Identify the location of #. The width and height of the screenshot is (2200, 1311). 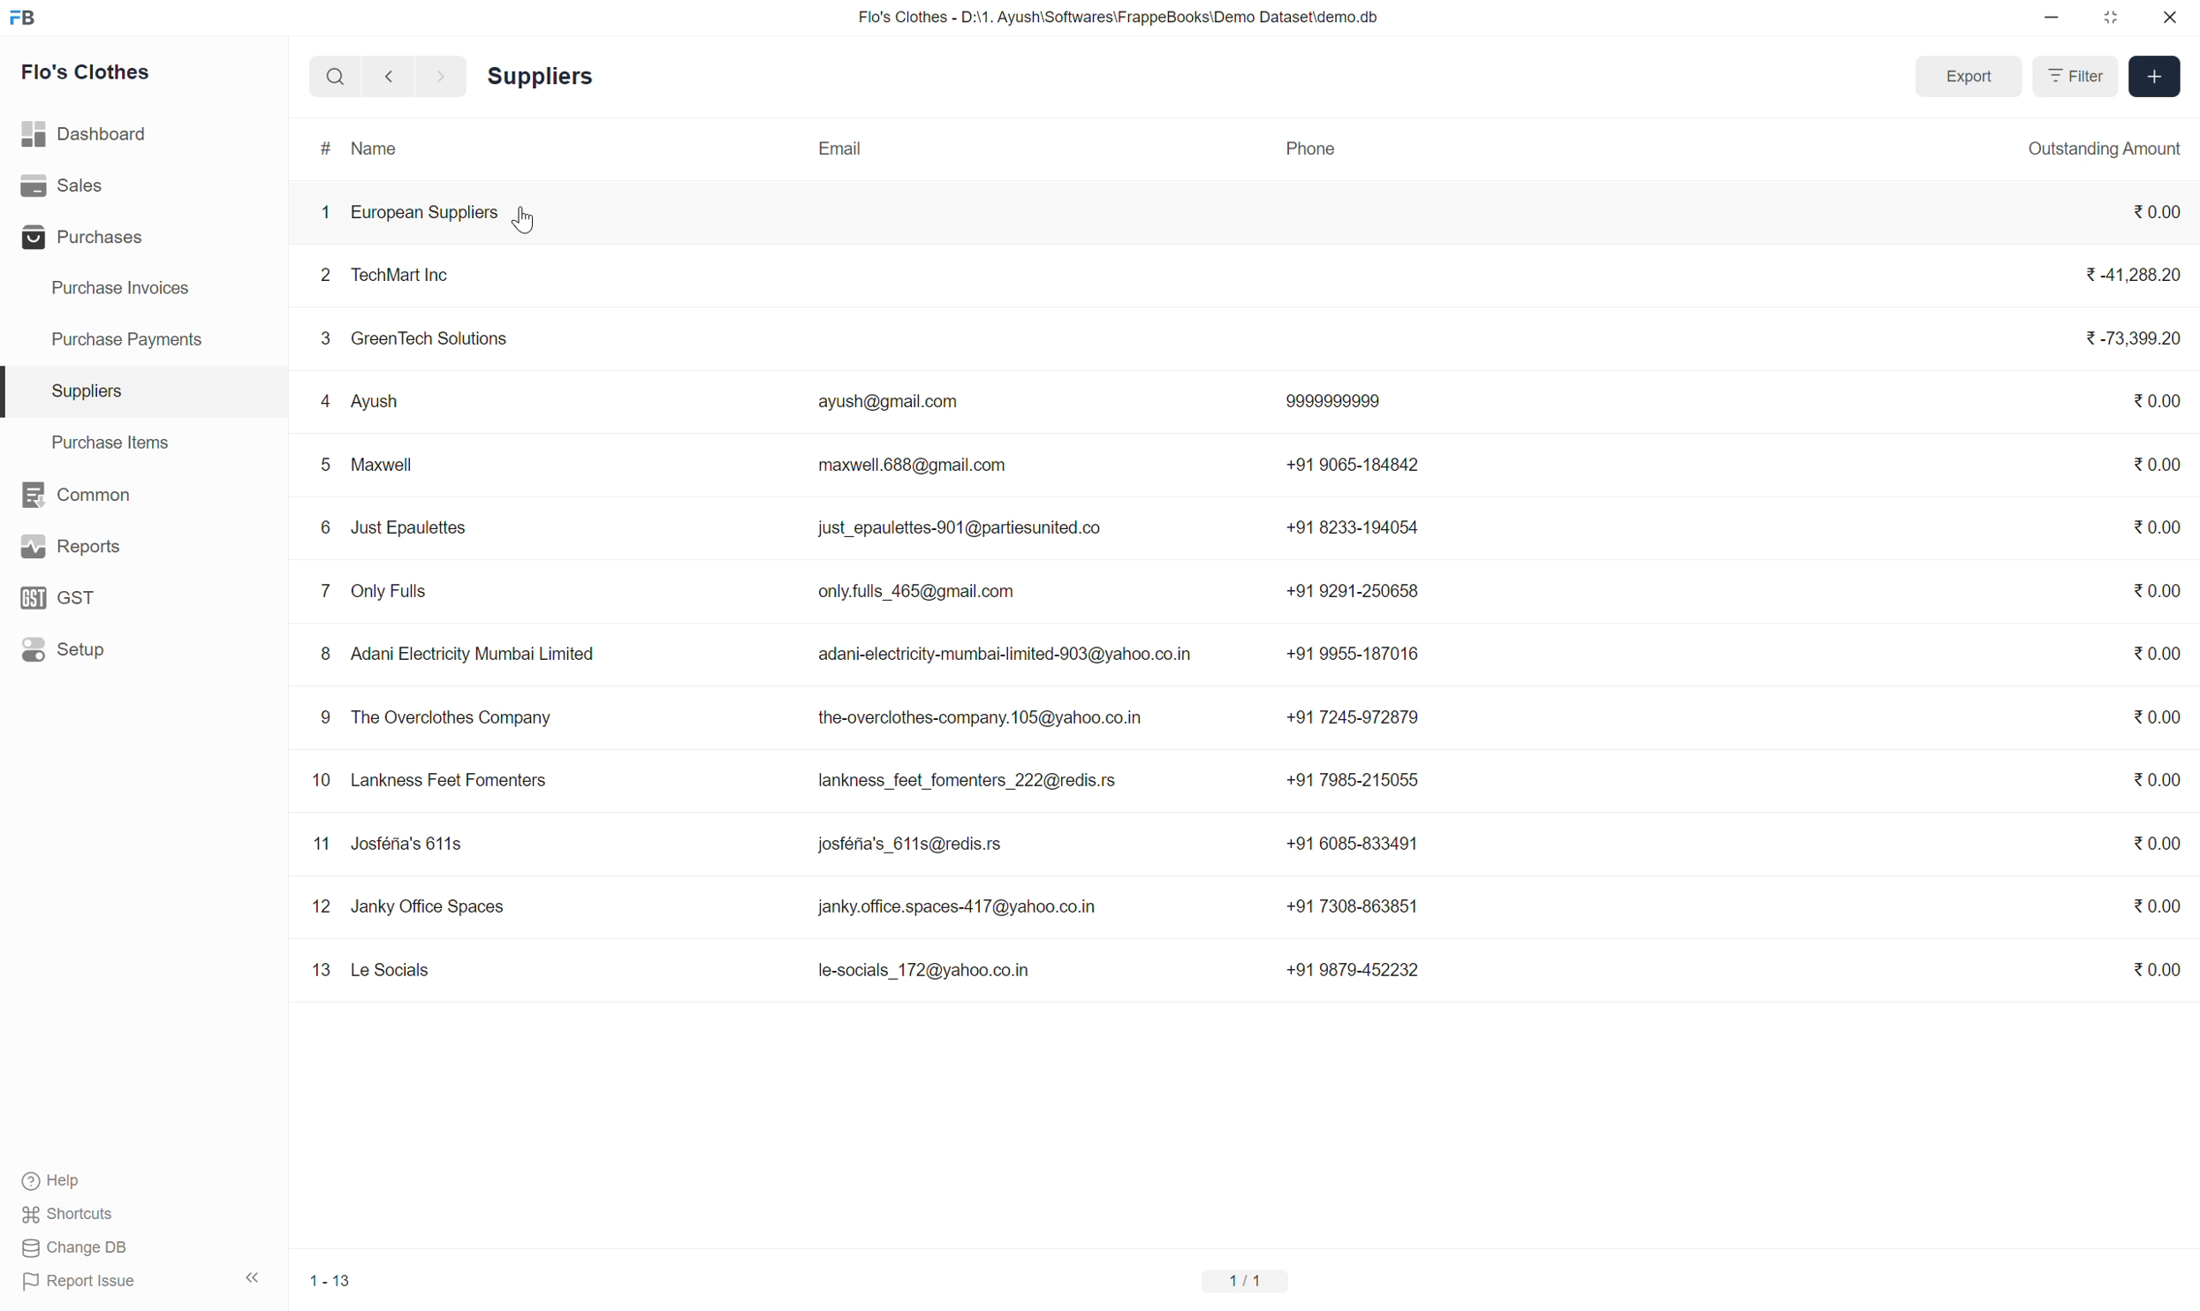
(316, 149).